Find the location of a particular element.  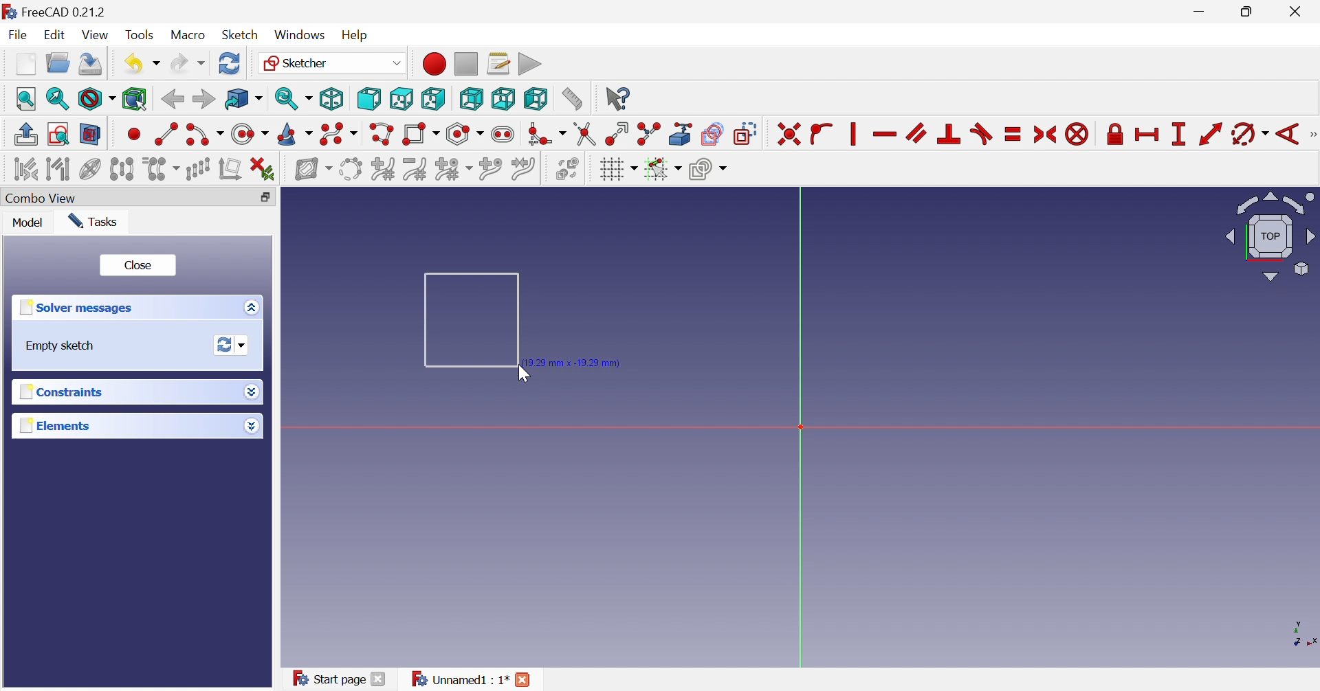

View sketch is located at coordinates (58, 134).